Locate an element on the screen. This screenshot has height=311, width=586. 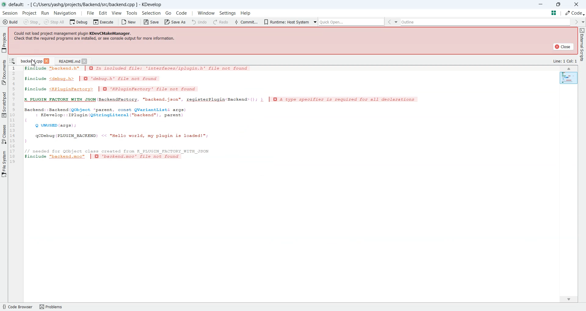
Execute is located at coordinates (104, 22).